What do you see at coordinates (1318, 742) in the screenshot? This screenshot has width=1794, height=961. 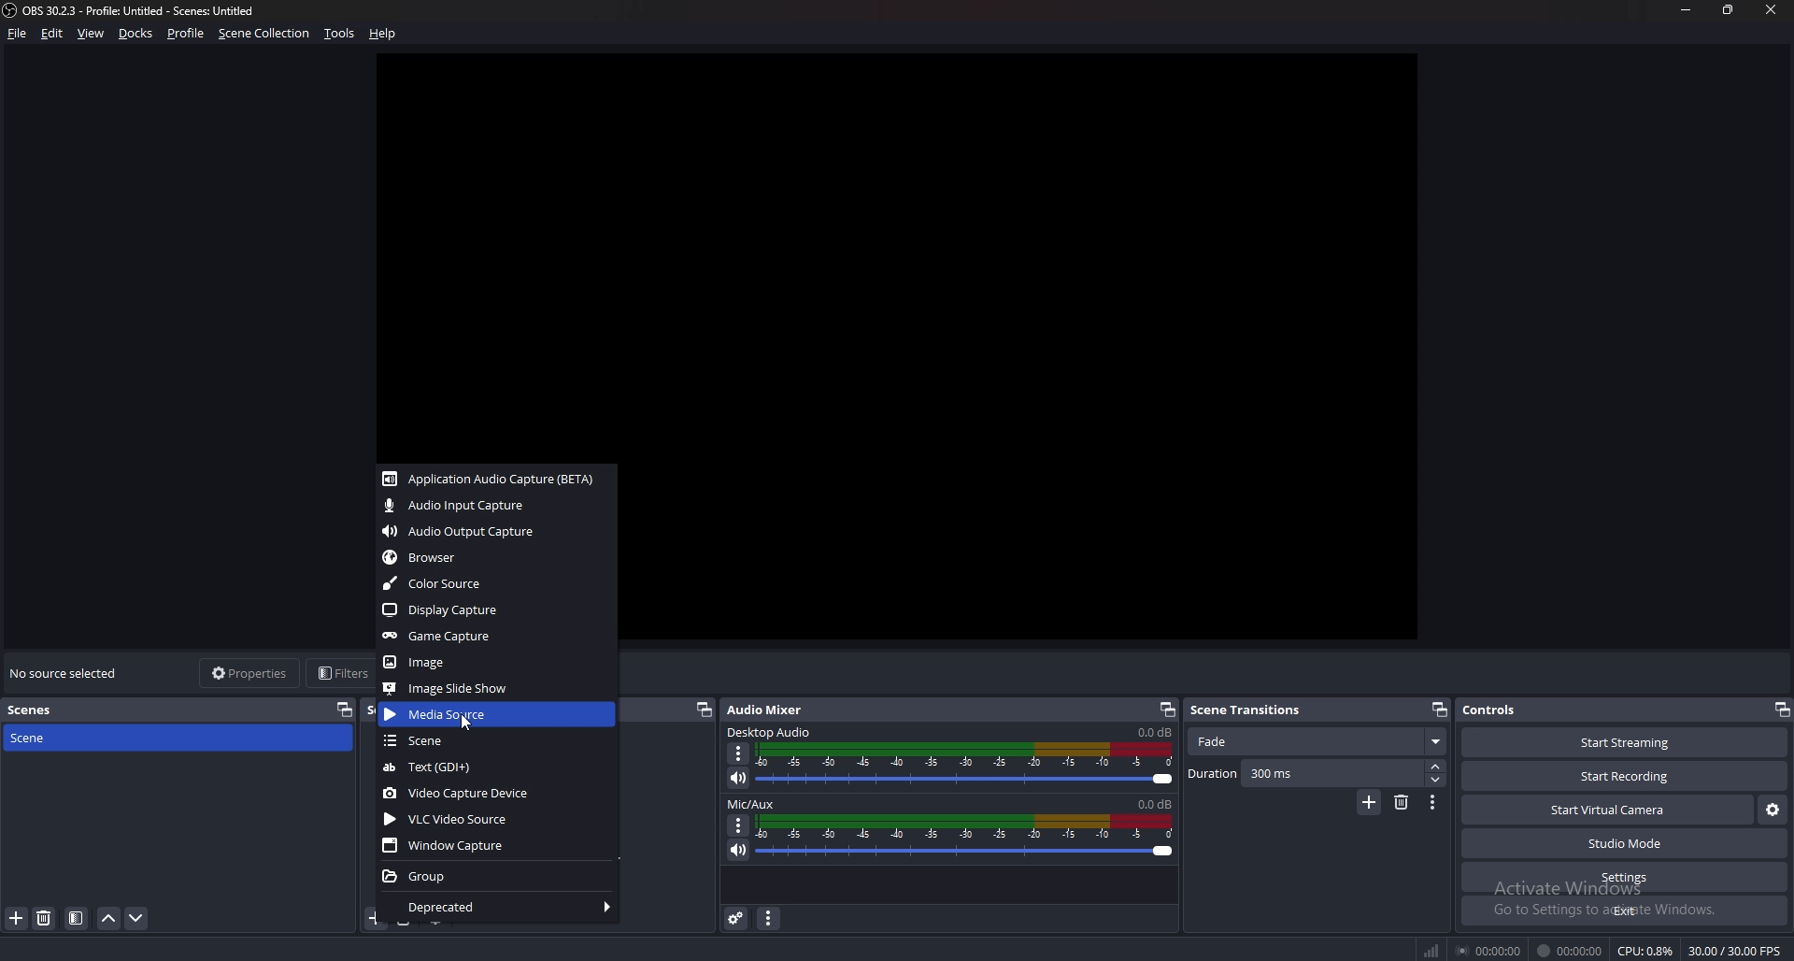 I see `fade` at bounding box center [1318, 742].